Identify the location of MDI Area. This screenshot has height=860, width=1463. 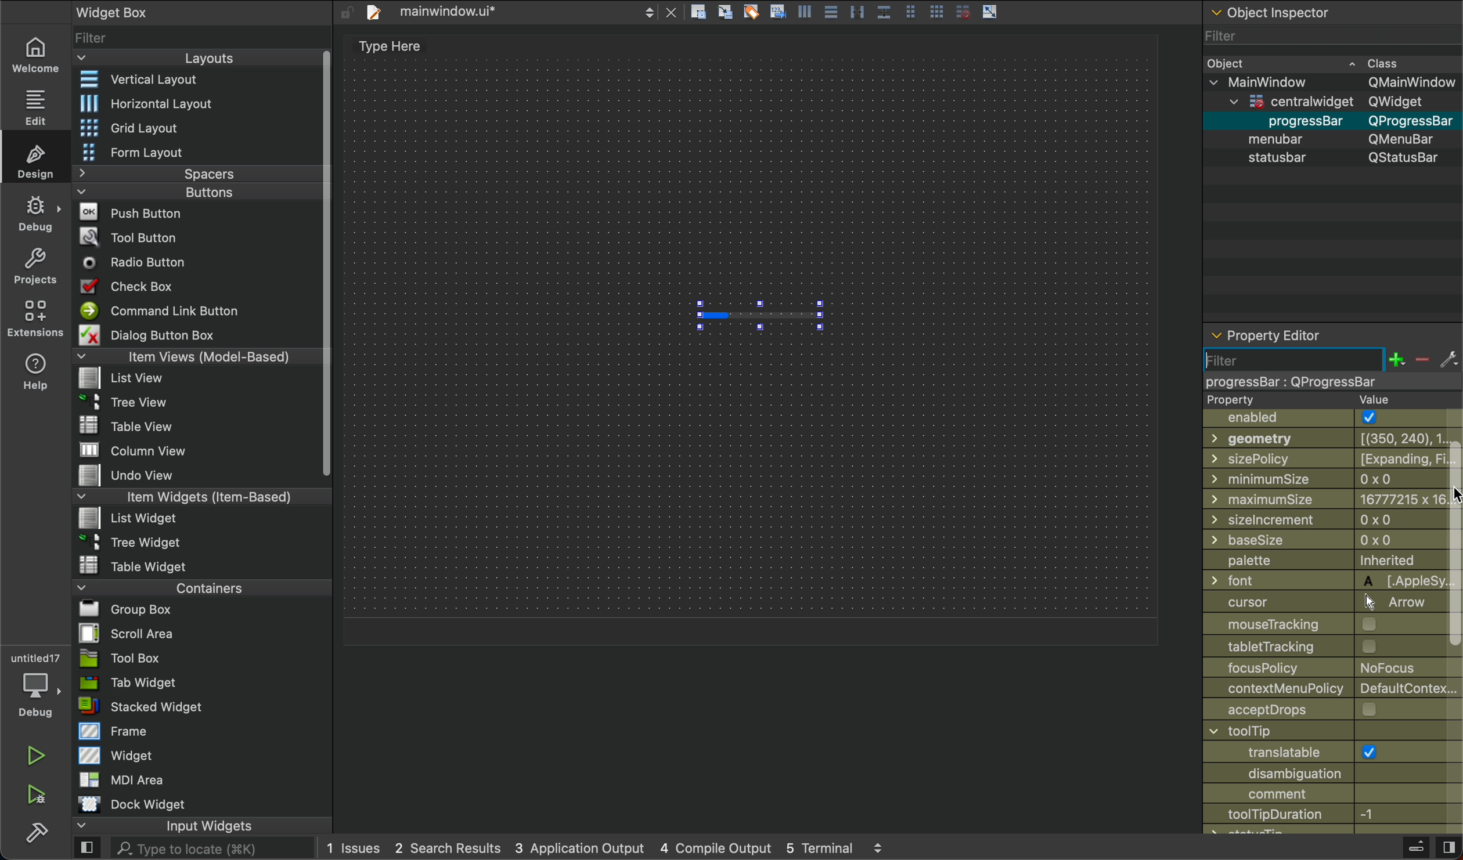
(118, 779).